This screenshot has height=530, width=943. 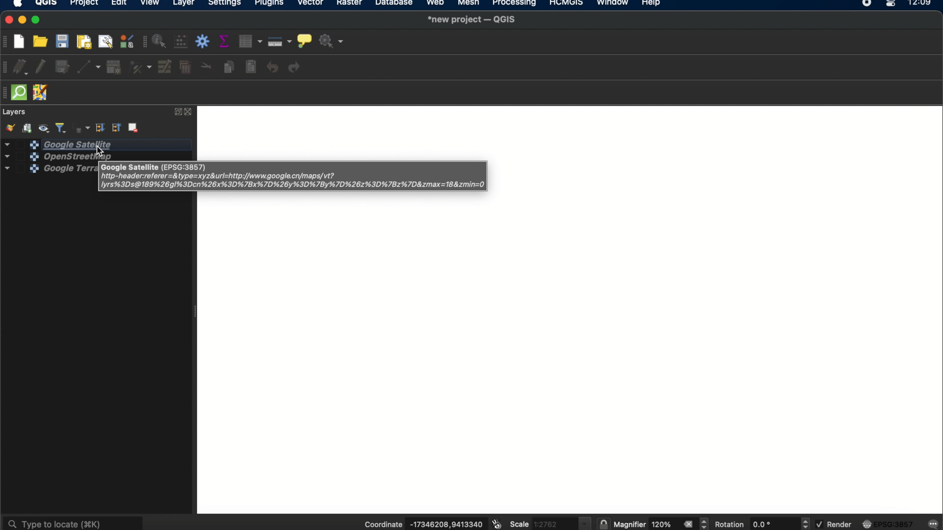 What do you see at coordinates (806, 524) in the screenshot?
I see `rotation` at bounding box center [806, 524].